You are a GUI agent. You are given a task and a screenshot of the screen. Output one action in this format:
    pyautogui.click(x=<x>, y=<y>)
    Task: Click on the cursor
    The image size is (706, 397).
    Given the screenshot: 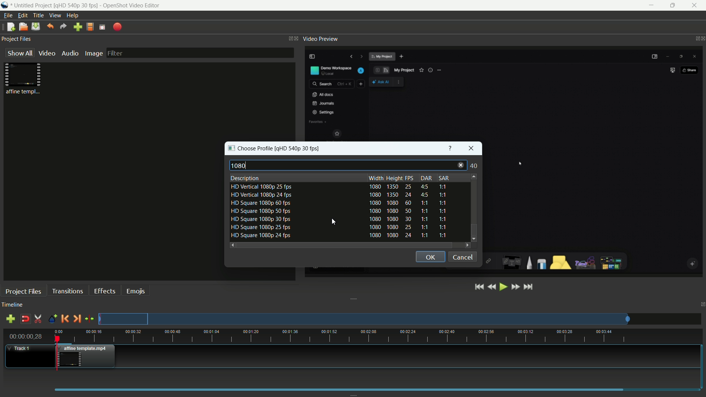 What is the action you would take?
    pyautogui.click(x=519, y=162)
    